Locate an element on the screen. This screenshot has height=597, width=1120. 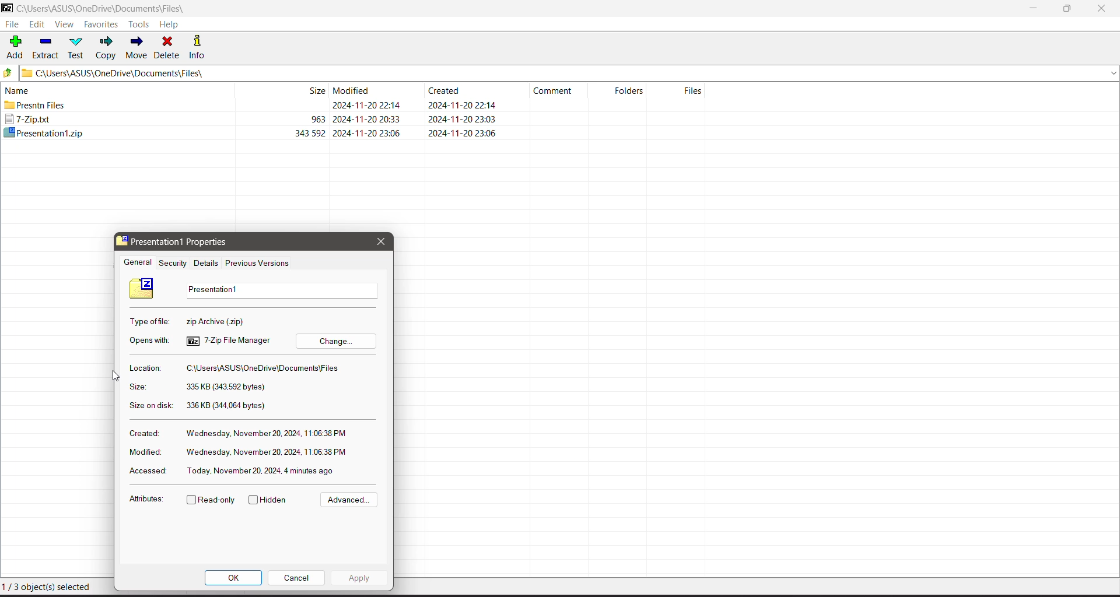
General is located at coordinates (135, 262).